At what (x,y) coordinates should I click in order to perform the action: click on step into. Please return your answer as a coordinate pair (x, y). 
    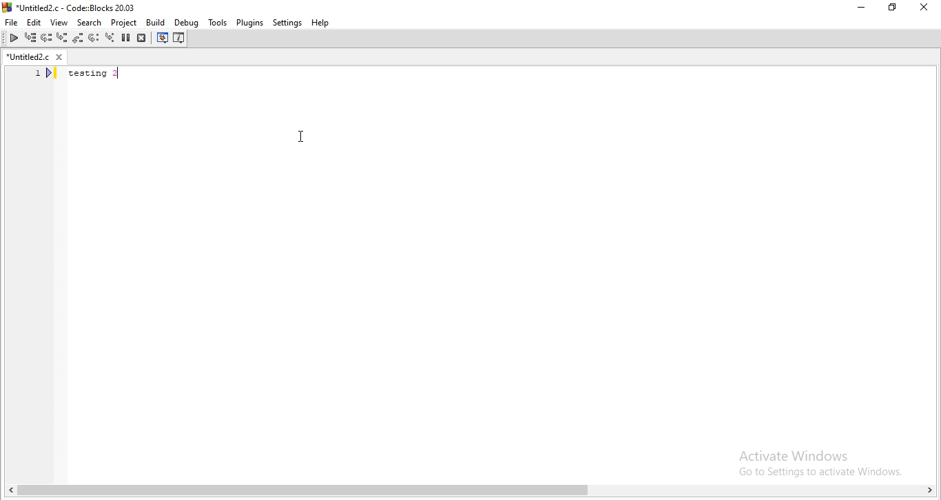
    Looking at the image, I should click on (48, 39).